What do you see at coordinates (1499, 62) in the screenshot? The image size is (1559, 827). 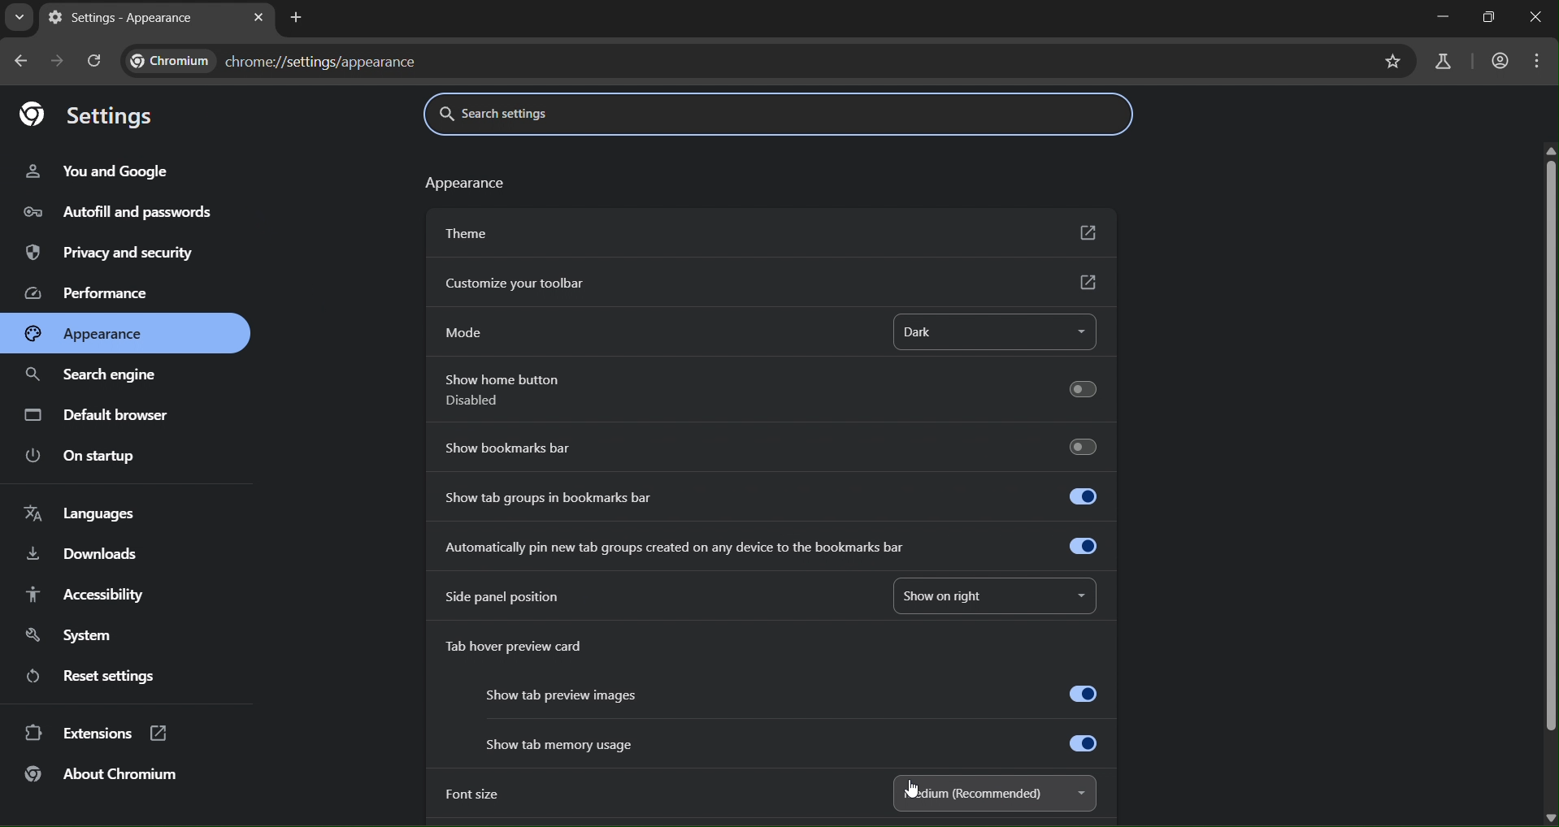 I see `account` at bounding box center [1499, 62].